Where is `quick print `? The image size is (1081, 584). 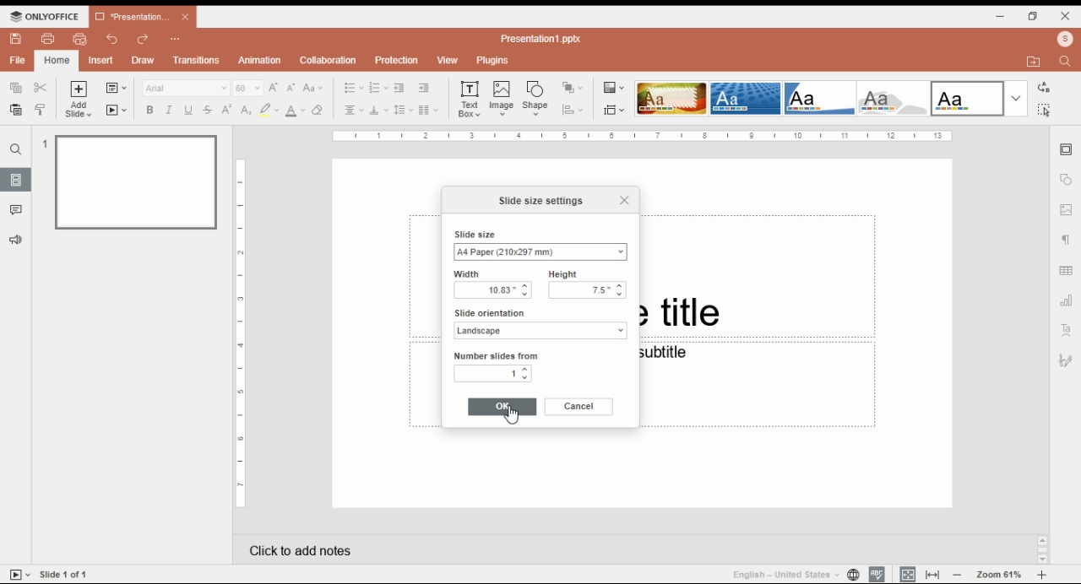 quick print  is located at coordinates (80, 39).